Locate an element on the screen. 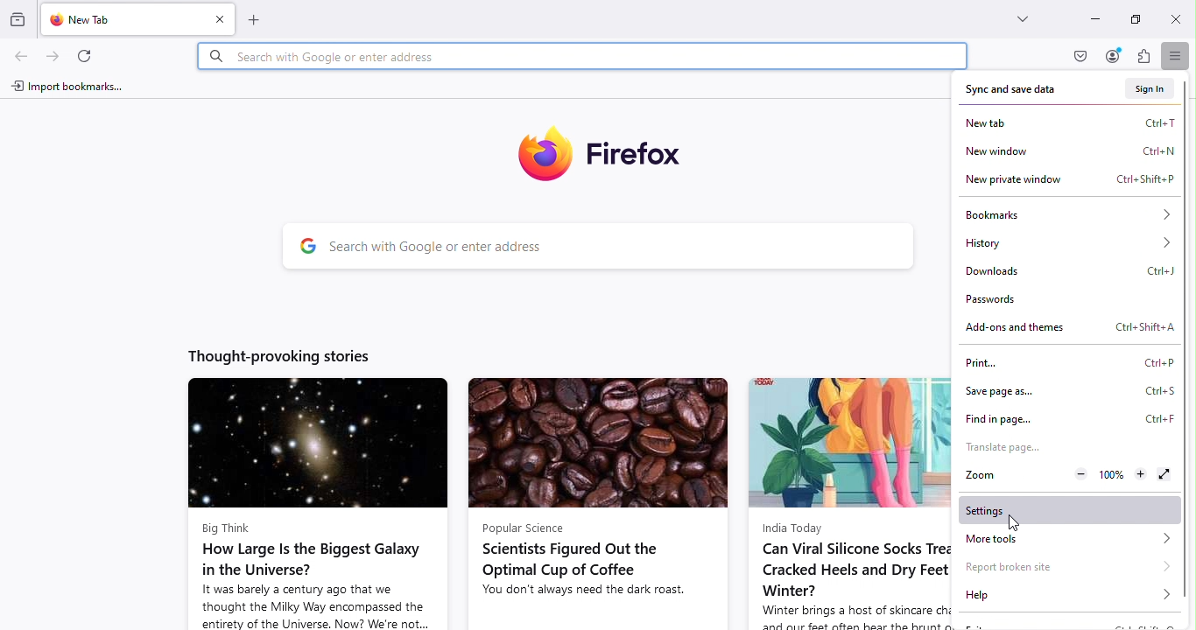 The width and height of the screenshot is (1196, 630). Sign in is located at coordinates (1152, 87).